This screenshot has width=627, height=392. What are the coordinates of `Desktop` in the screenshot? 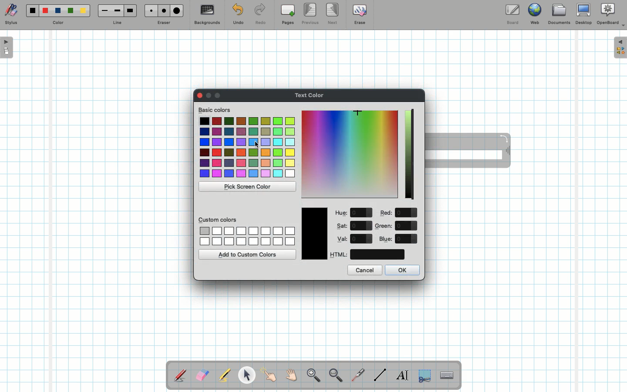 It's located at (585, 14).